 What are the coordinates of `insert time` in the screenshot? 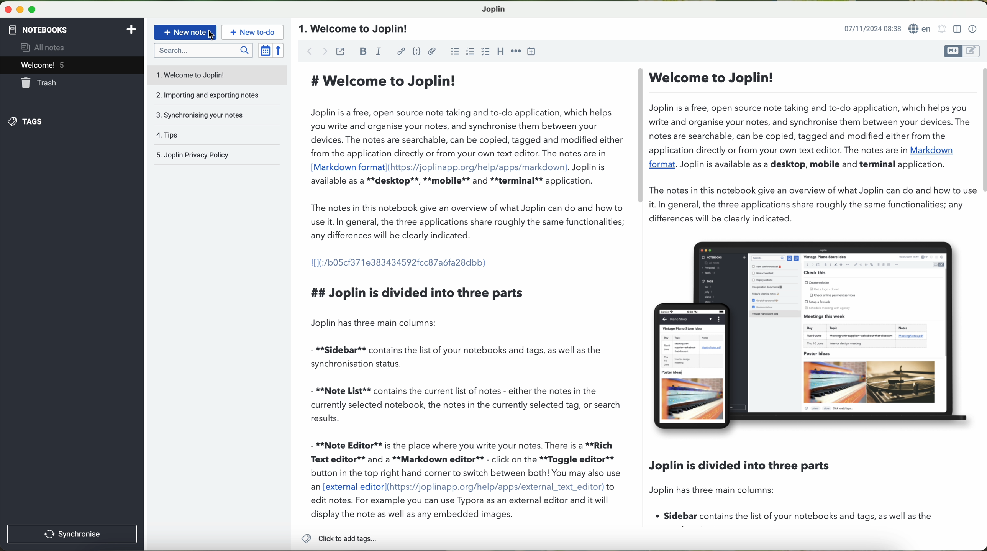 It's located at (531, 51).